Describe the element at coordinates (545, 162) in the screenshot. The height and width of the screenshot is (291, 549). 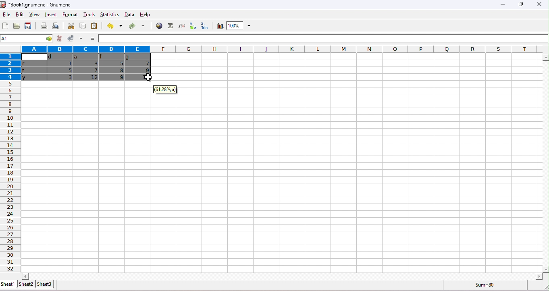
I see `vertical slider` at that location.